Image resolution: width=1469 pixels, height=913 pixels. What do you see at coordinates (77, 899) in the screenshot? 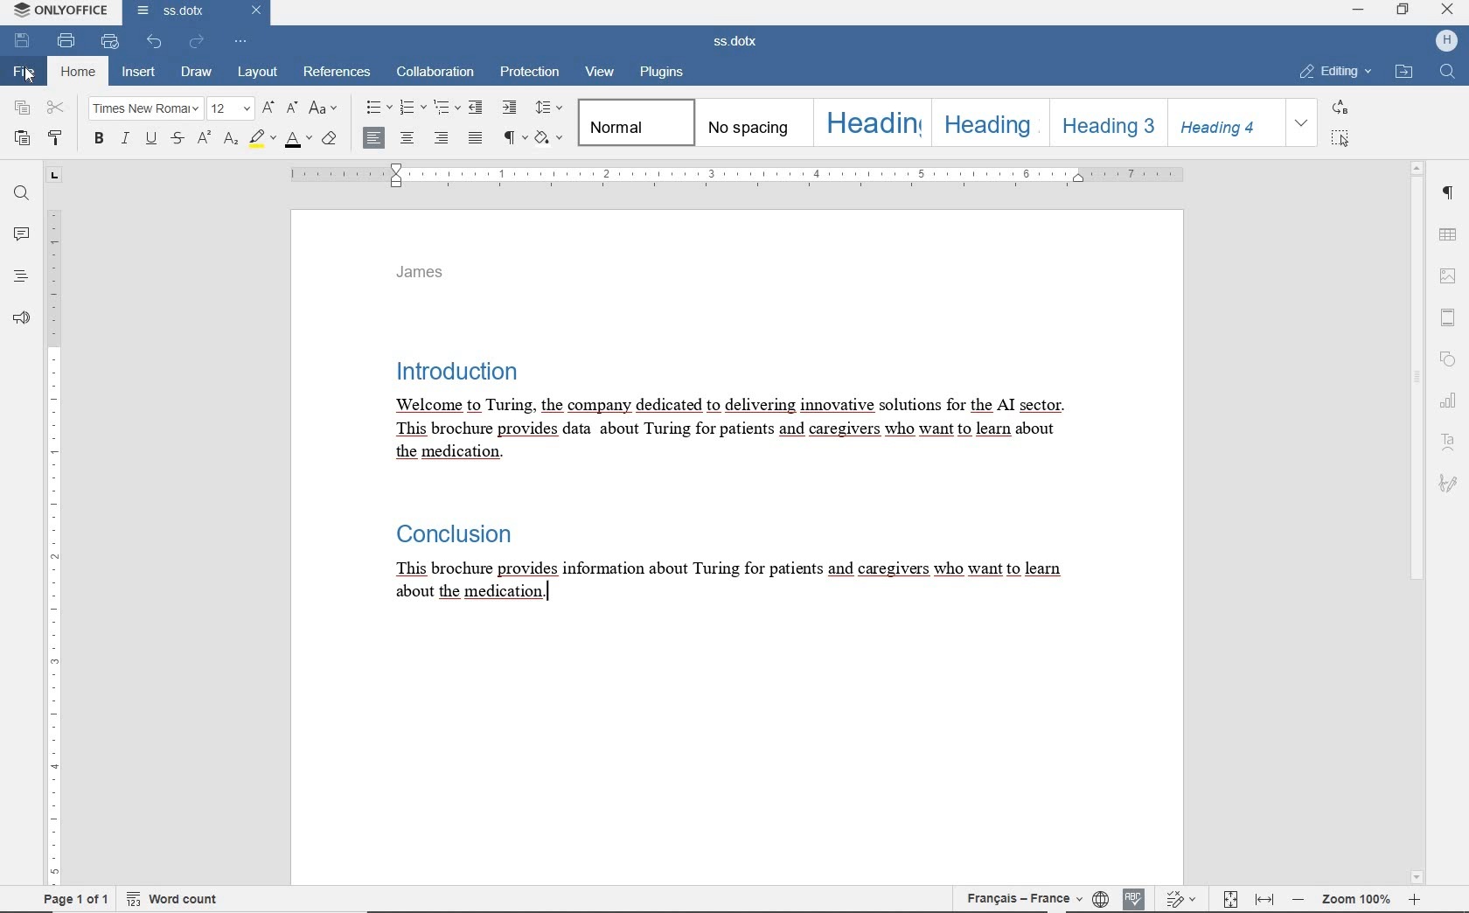
I see `PAGE 1 OF 1` at bounding box center [77, 899].